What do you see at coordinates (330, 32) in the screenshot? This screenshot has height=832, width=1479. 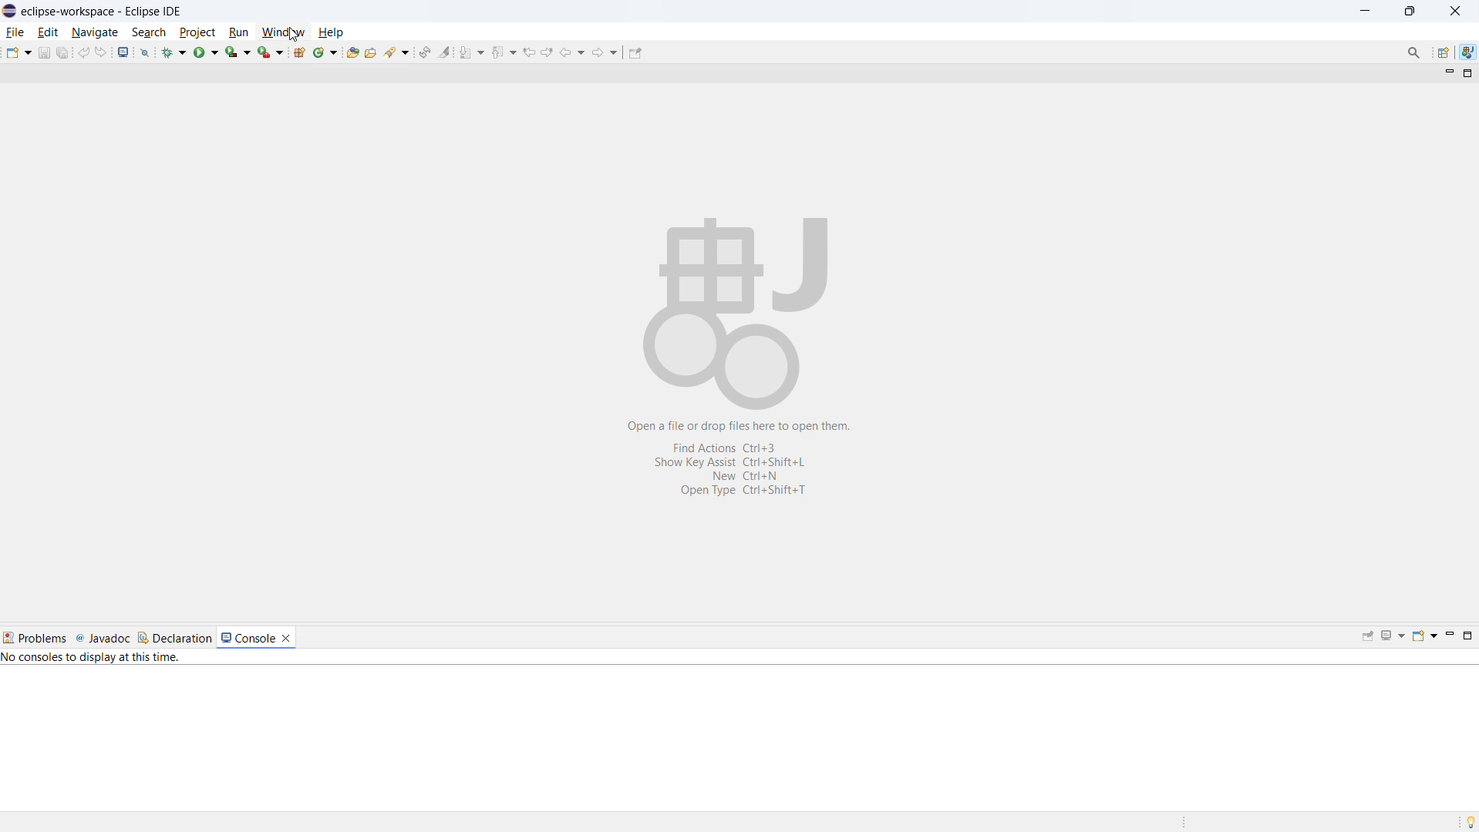 I see `help` at bounding box center [330, 32].